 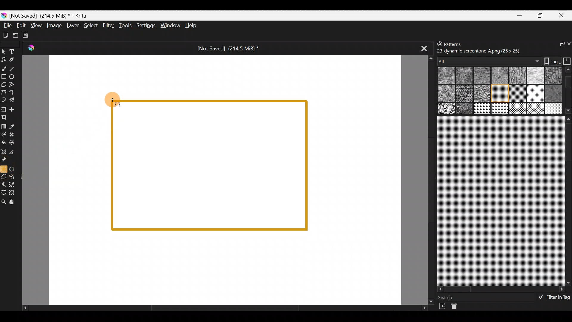 What do you see at coordinates (4, 142) in the screenshot?
I see `Fill a contiguous area of colour with colour` at bounding box center [4, 142].